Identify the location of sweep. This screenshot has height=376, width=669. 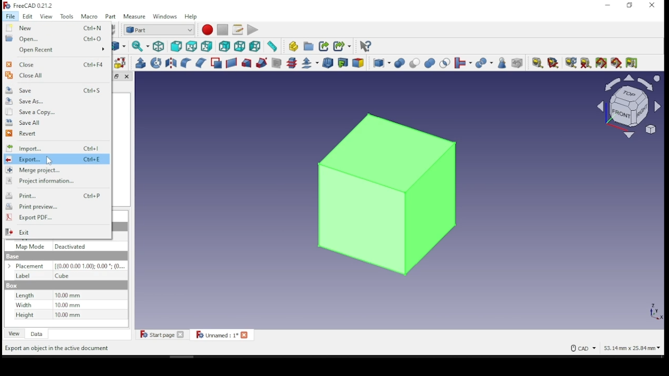
(262, 63).